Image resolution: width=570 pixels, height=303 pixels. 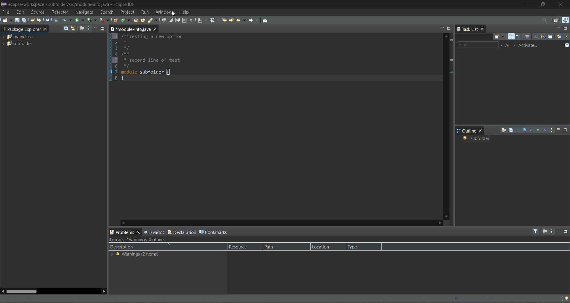 What do you see at coordinates (129, 29) in the screenshot?
I see `folder location` at bounding box center [129, 29].